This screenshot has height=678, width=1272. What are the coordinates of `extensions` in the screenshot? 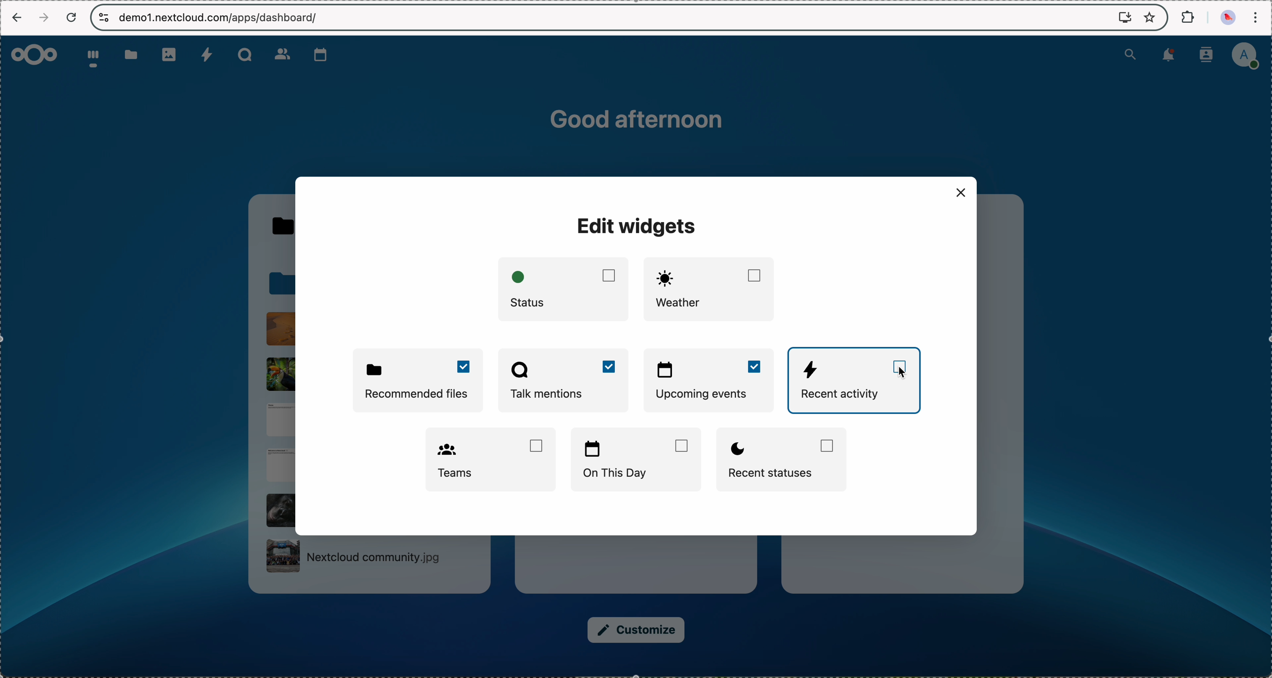 It's located at (1186, 16).